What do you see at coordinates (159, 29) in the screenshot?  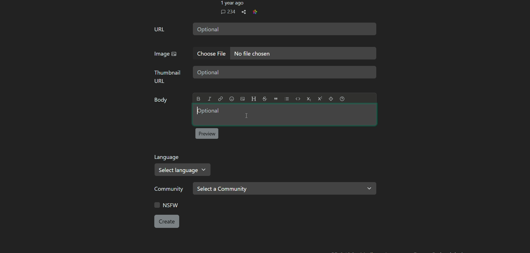 I see `URL` at bounding box center [159, 29].